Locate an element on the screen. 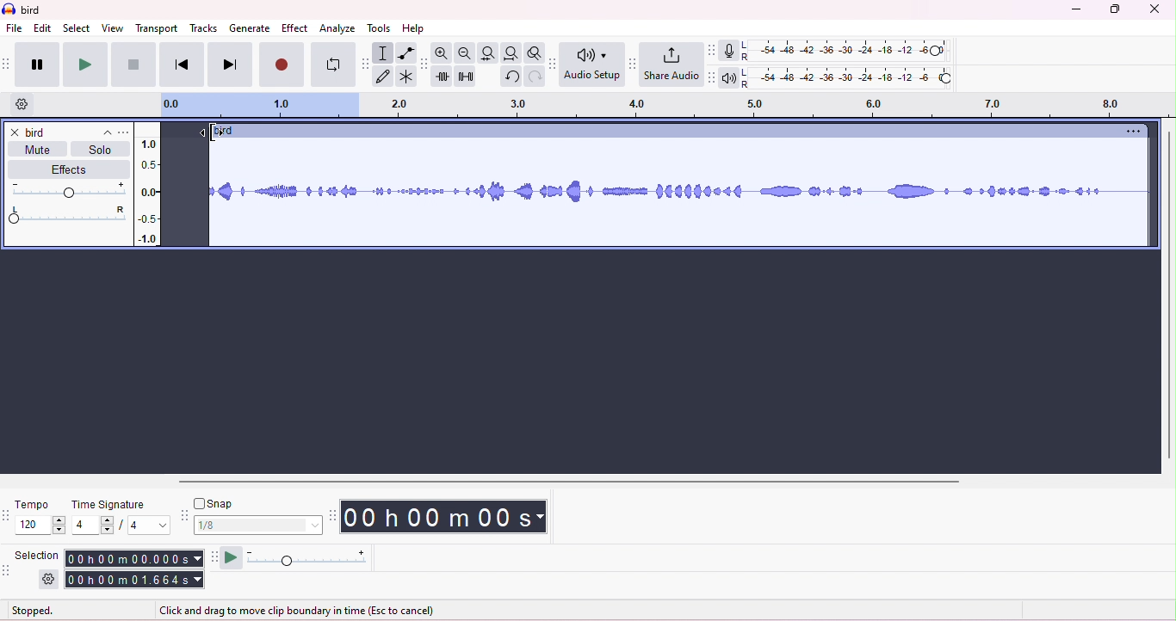  cursor position is located at coordinates (208, 132).